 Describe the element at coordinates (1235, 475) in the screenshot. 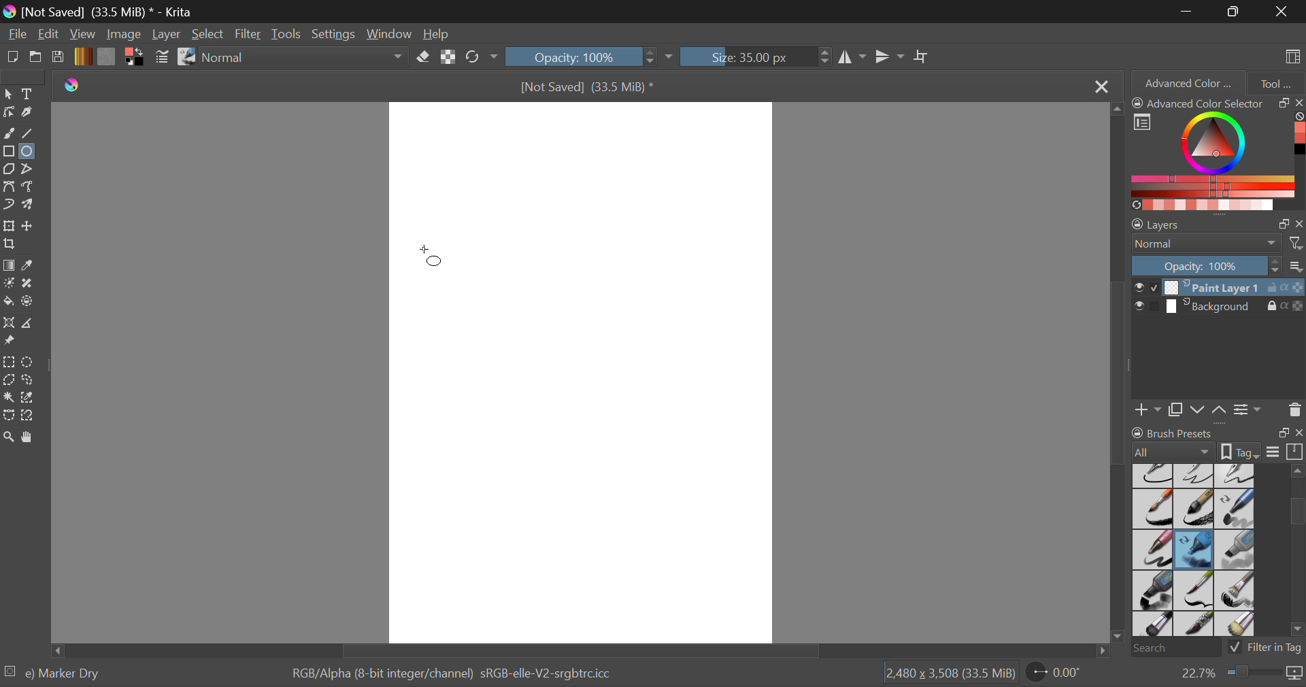

I see `Ink-4 Pen Rough` at that location.